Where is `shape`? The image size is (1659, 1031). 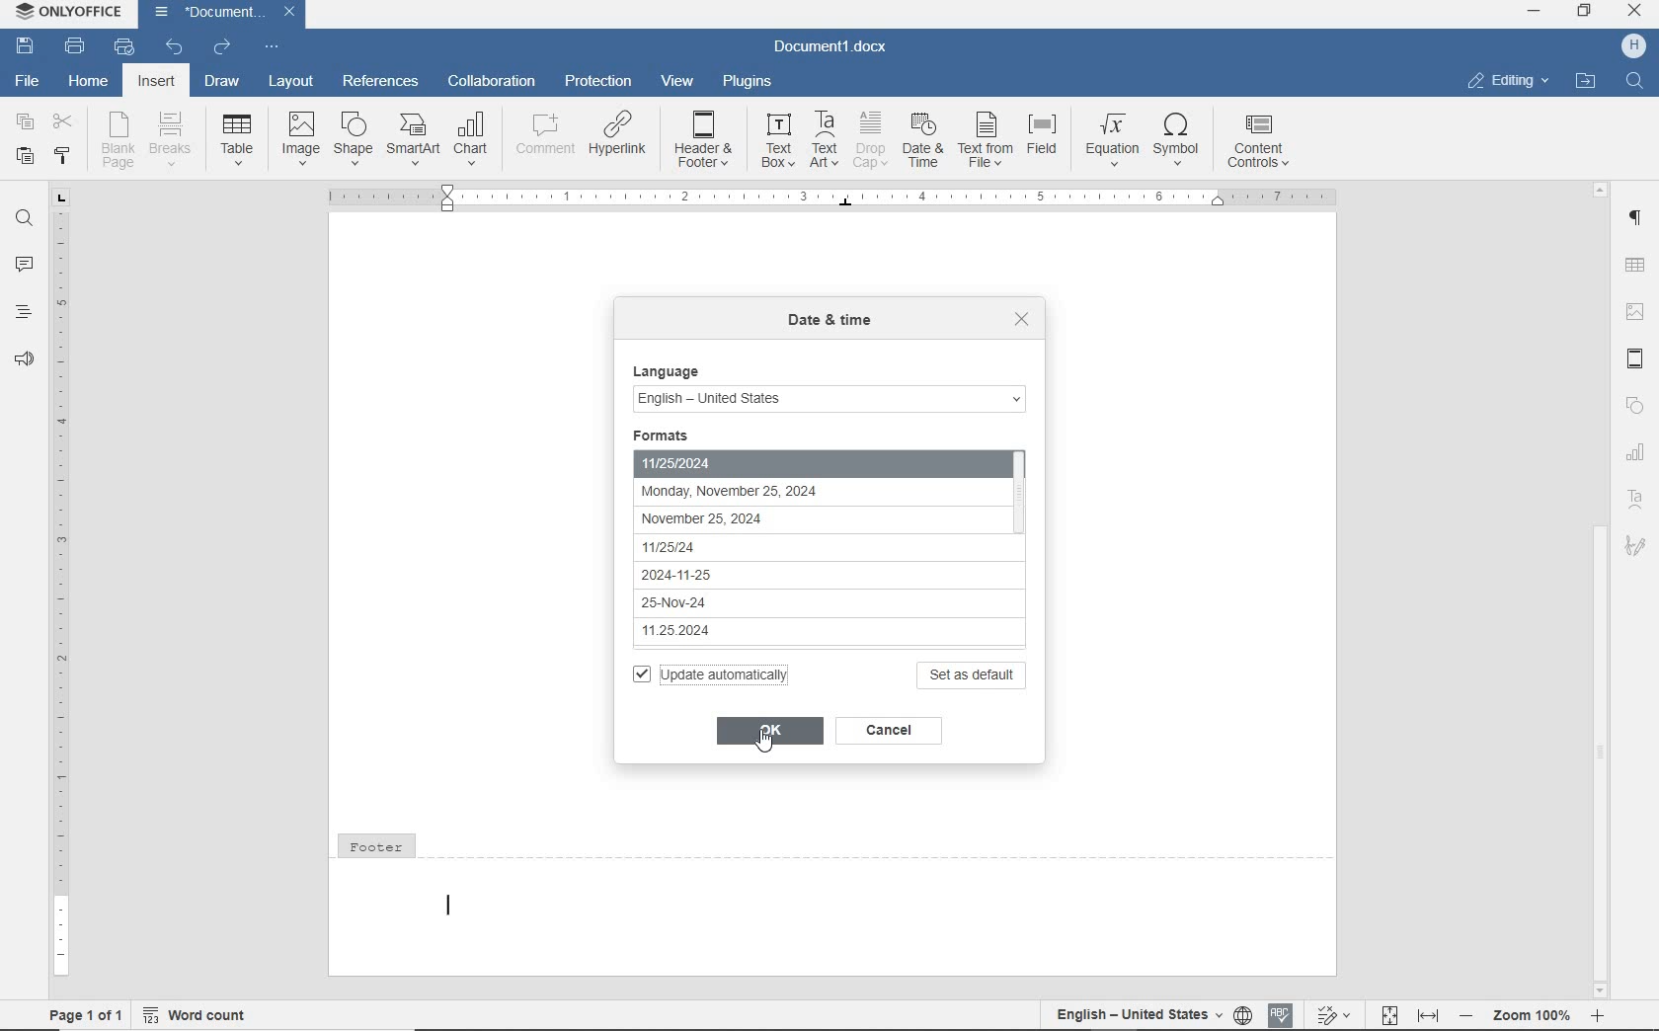
shape is located at coordinates (352, 138).